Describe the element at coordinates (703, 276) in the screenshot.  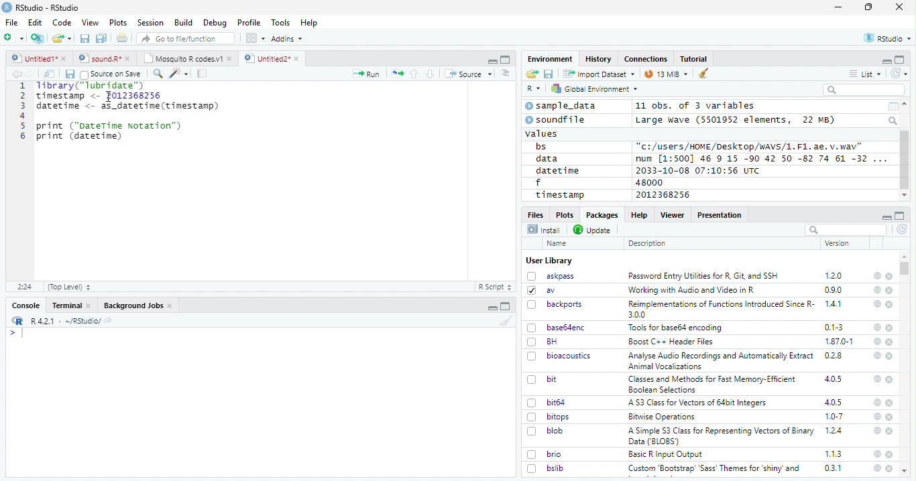
I see `Password Entry Utilities for R, Git, and SSH` at that location.